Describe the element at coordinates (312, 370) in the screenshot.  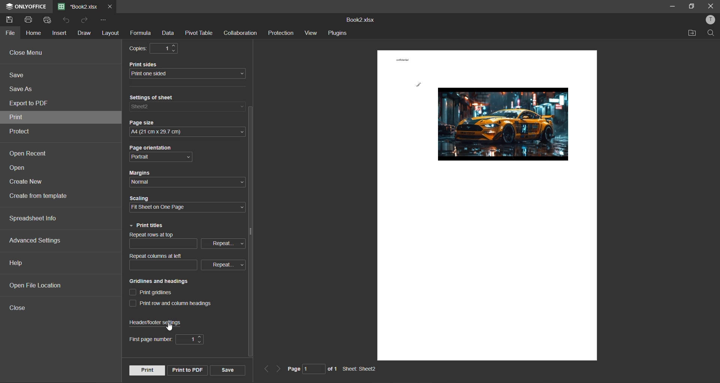
I see `page 1 of 1` at that location.